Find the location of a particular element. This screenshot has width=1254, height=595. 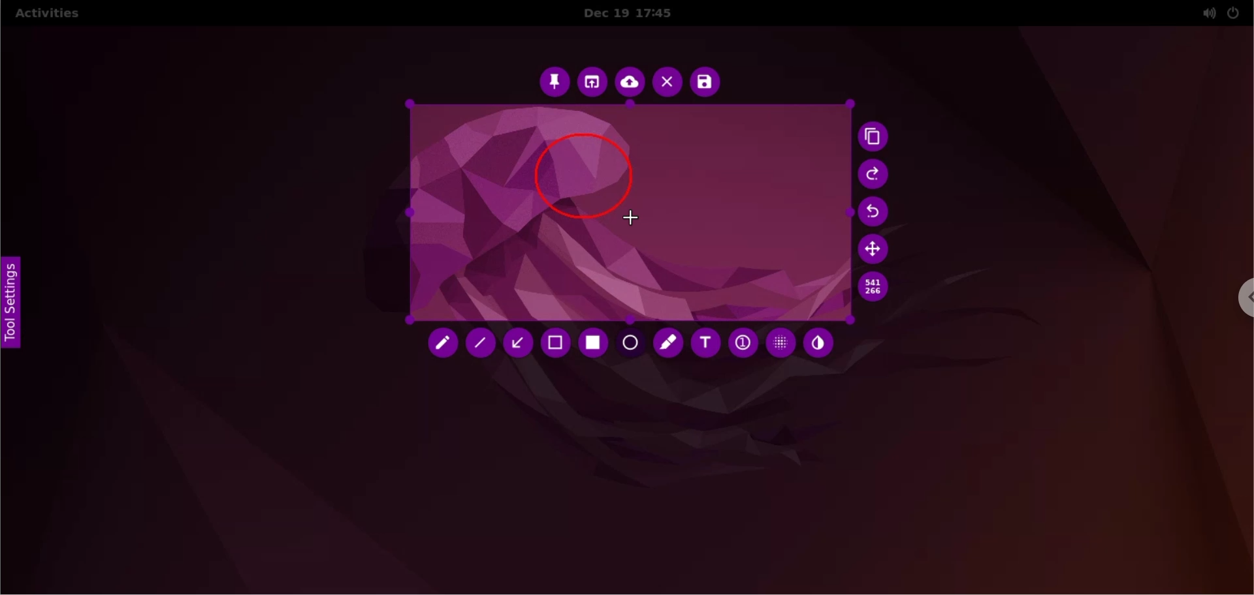

chrome options is located at coordinates (1238, 301).